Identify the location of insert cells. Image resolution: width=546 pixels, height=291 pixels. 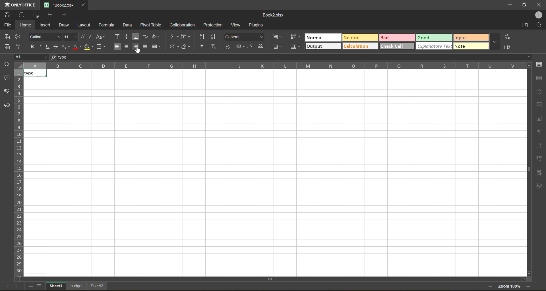
(278, 37).